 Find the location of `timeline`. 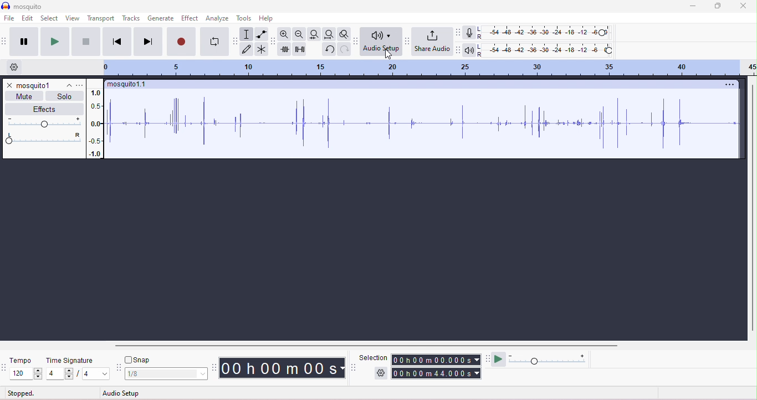

timeline is located at coordinates (428, 68).